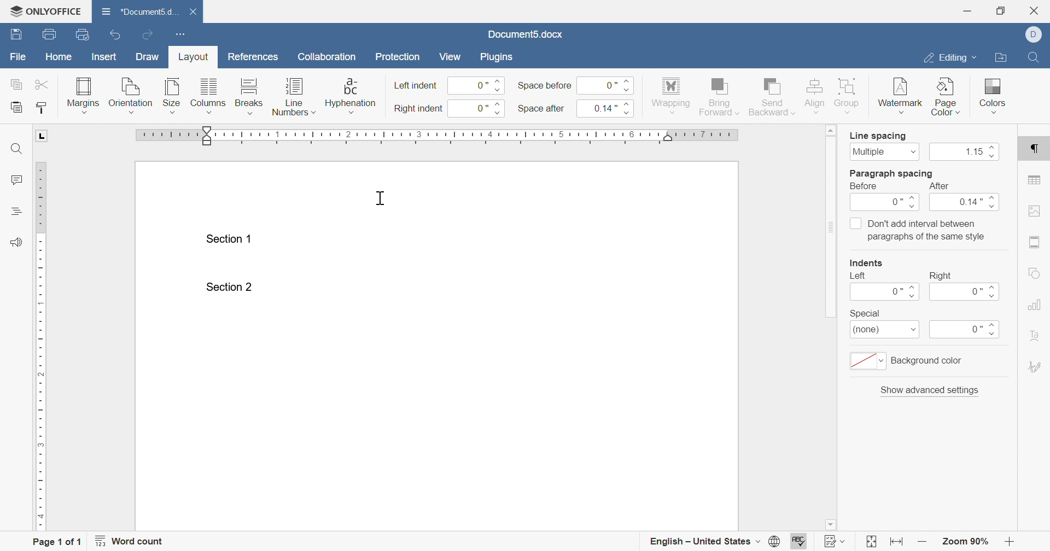  I want to click on 0, so click(479, 85).